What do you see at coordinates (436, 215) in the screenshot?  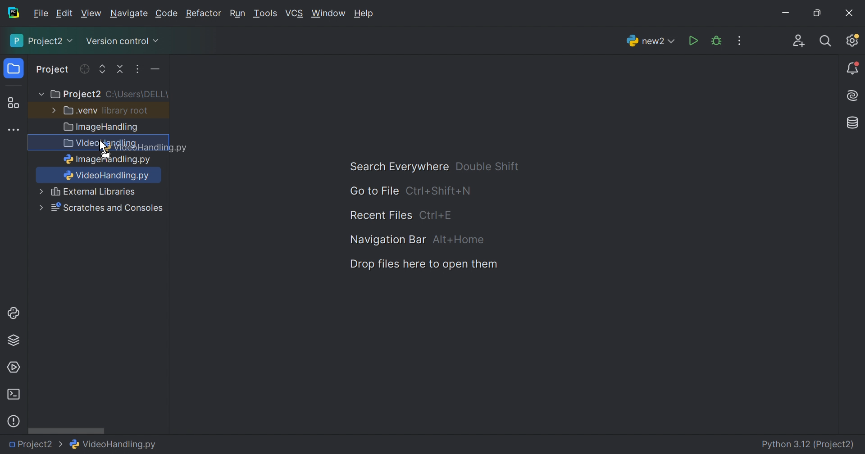 I see `Ctrl+E` at bounding box center [436, 215].